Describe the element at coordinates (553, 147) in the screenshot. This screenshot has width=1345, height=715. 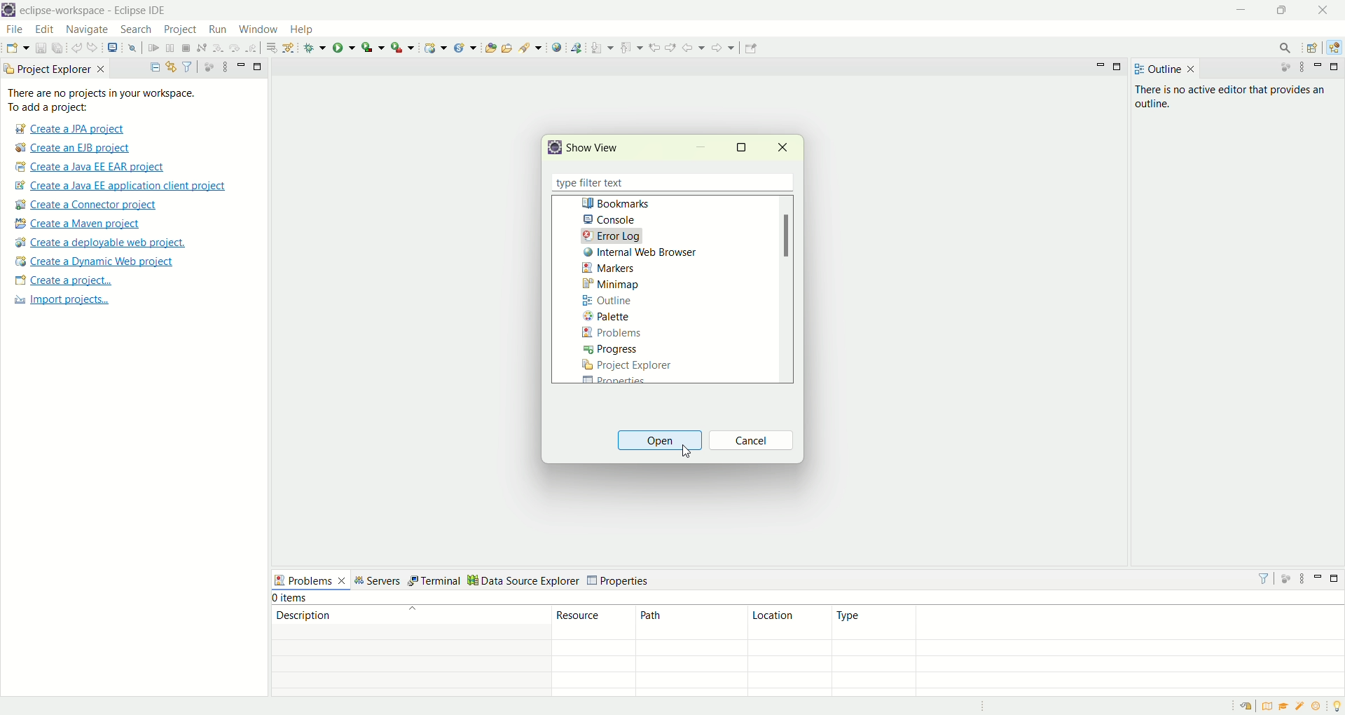
I see `logo` at that location.